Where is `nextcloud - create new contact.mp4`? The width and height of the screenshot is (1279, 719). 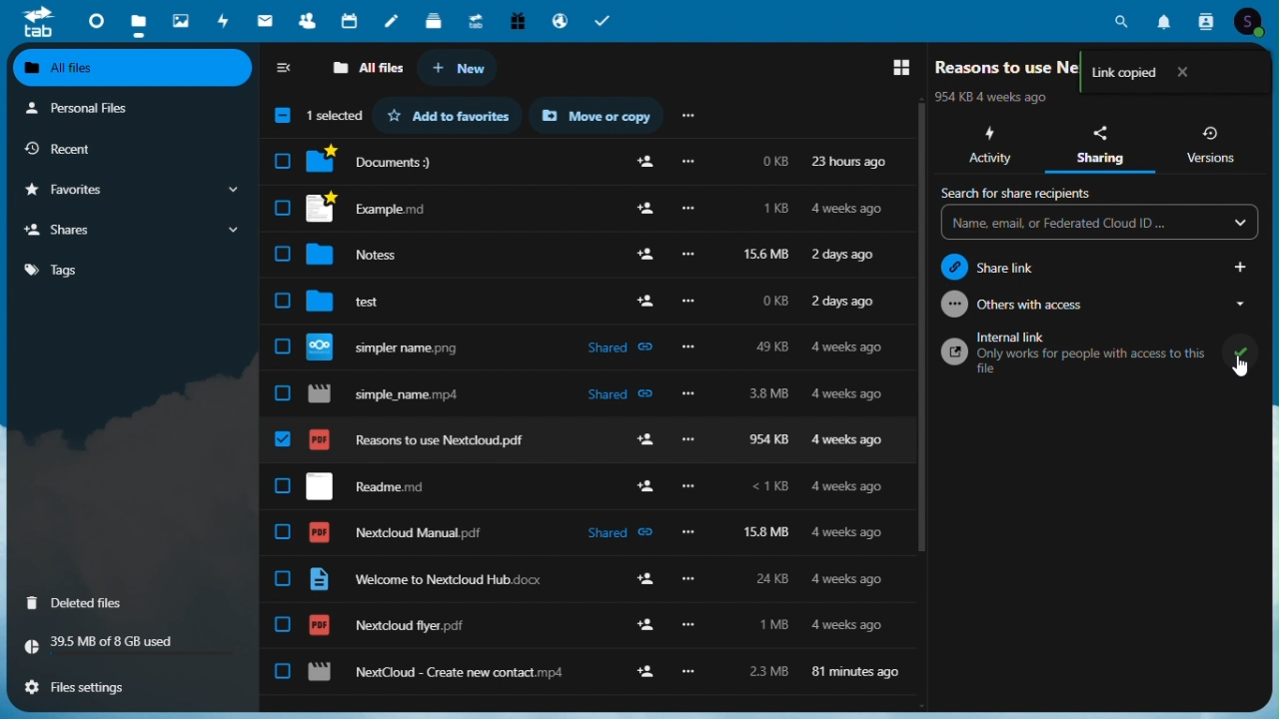 nextcloud - create new contact.mp4 is located at coordinates (437, 673).